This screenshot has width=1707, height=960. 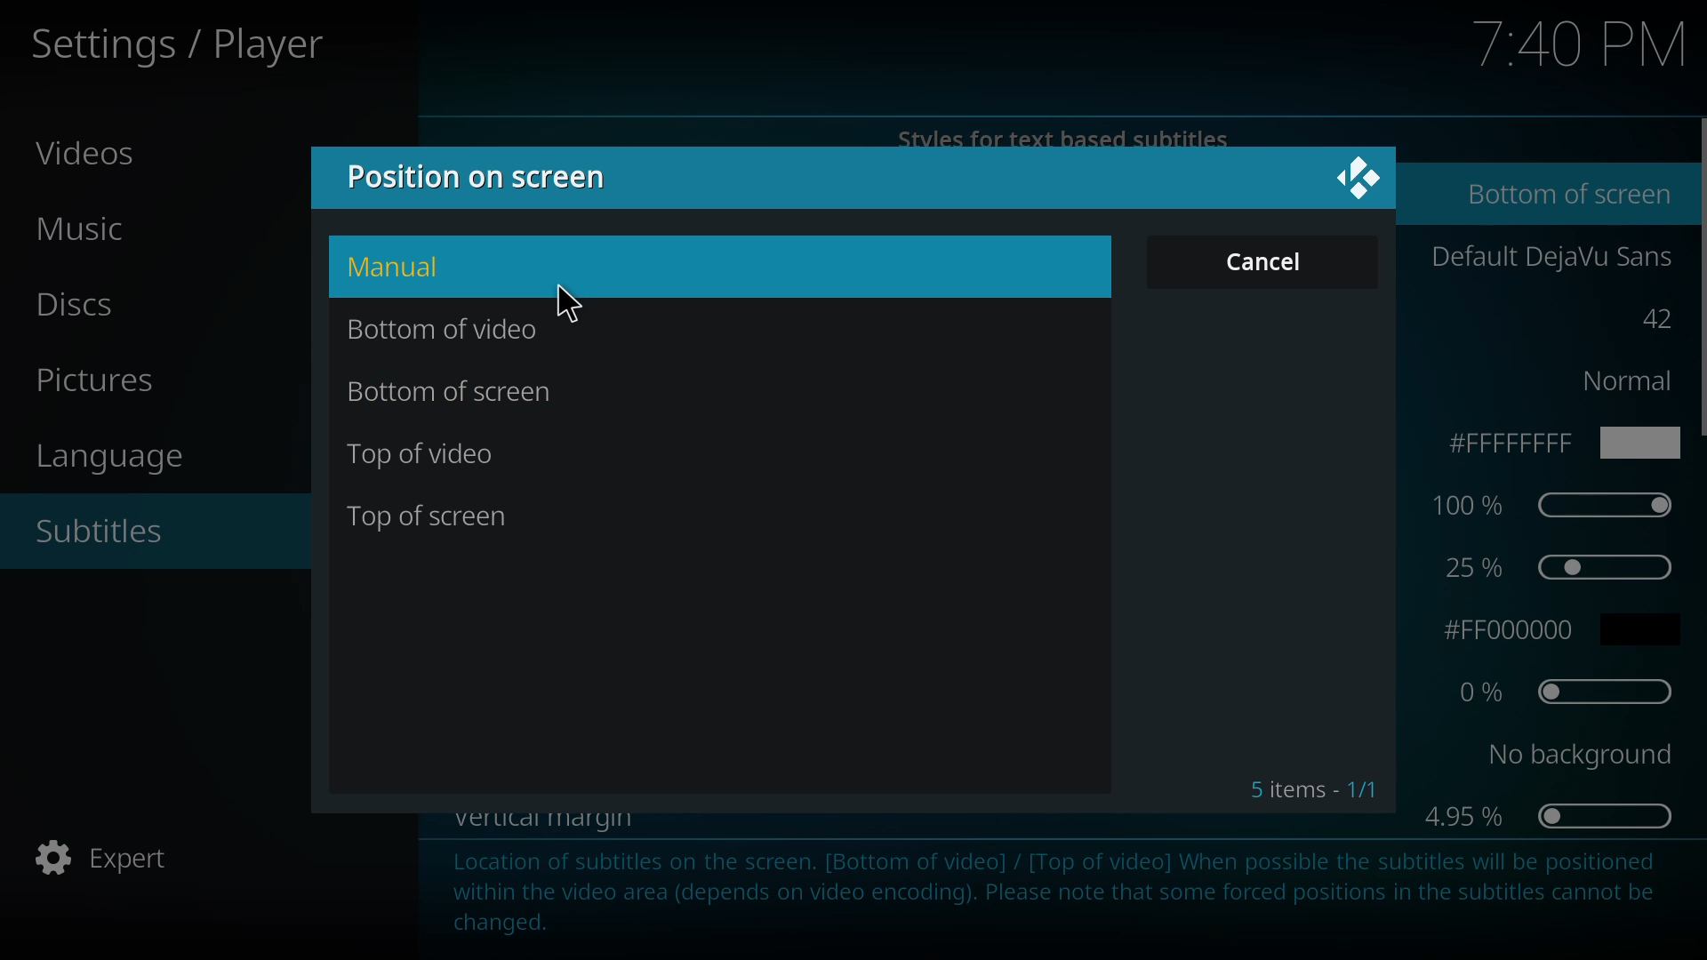 I want to click on default, so click(x=1551, y=252).